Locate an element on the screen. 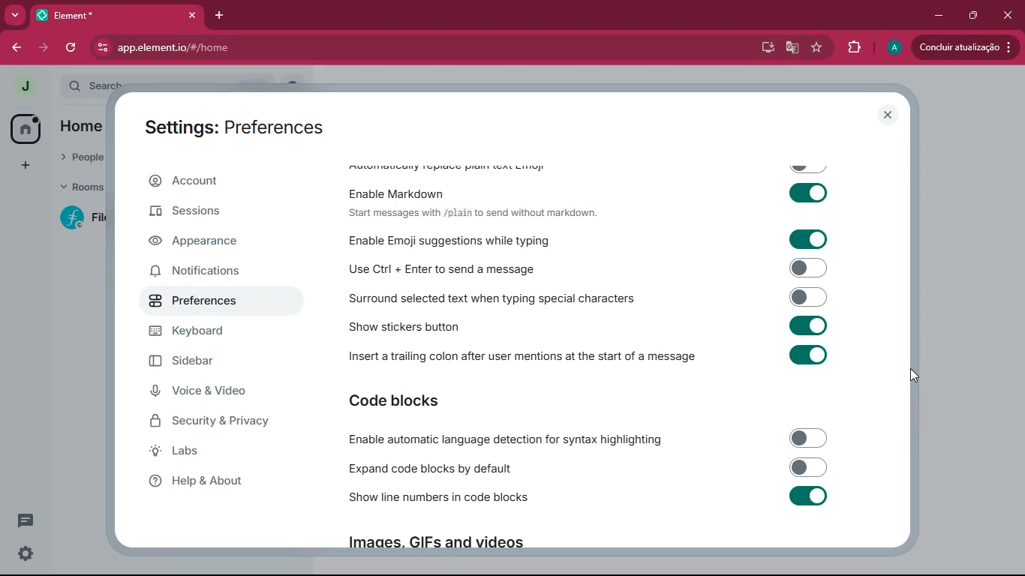 The height and width of the screenshot is (576, 1025). notifications is located at coordinates (214, 274).